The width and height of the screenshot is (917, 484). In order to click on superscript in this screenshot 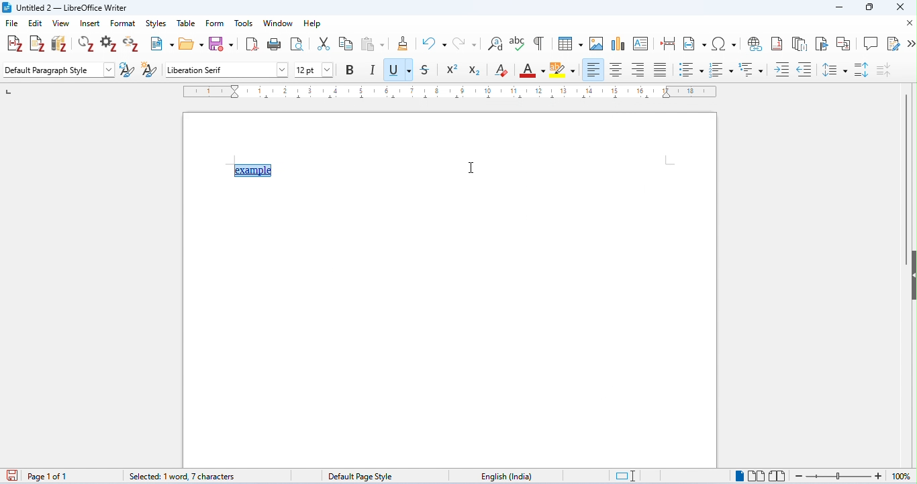, I will do `click(452, 70)`.